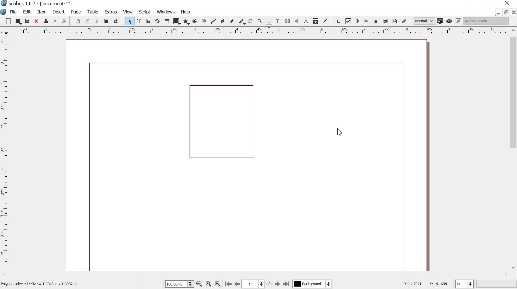 Image resolution: width=517 pixels, height=289 pixels. Describe the element at coordinates (253, 284) in the screenshot. I see `1` at that location.